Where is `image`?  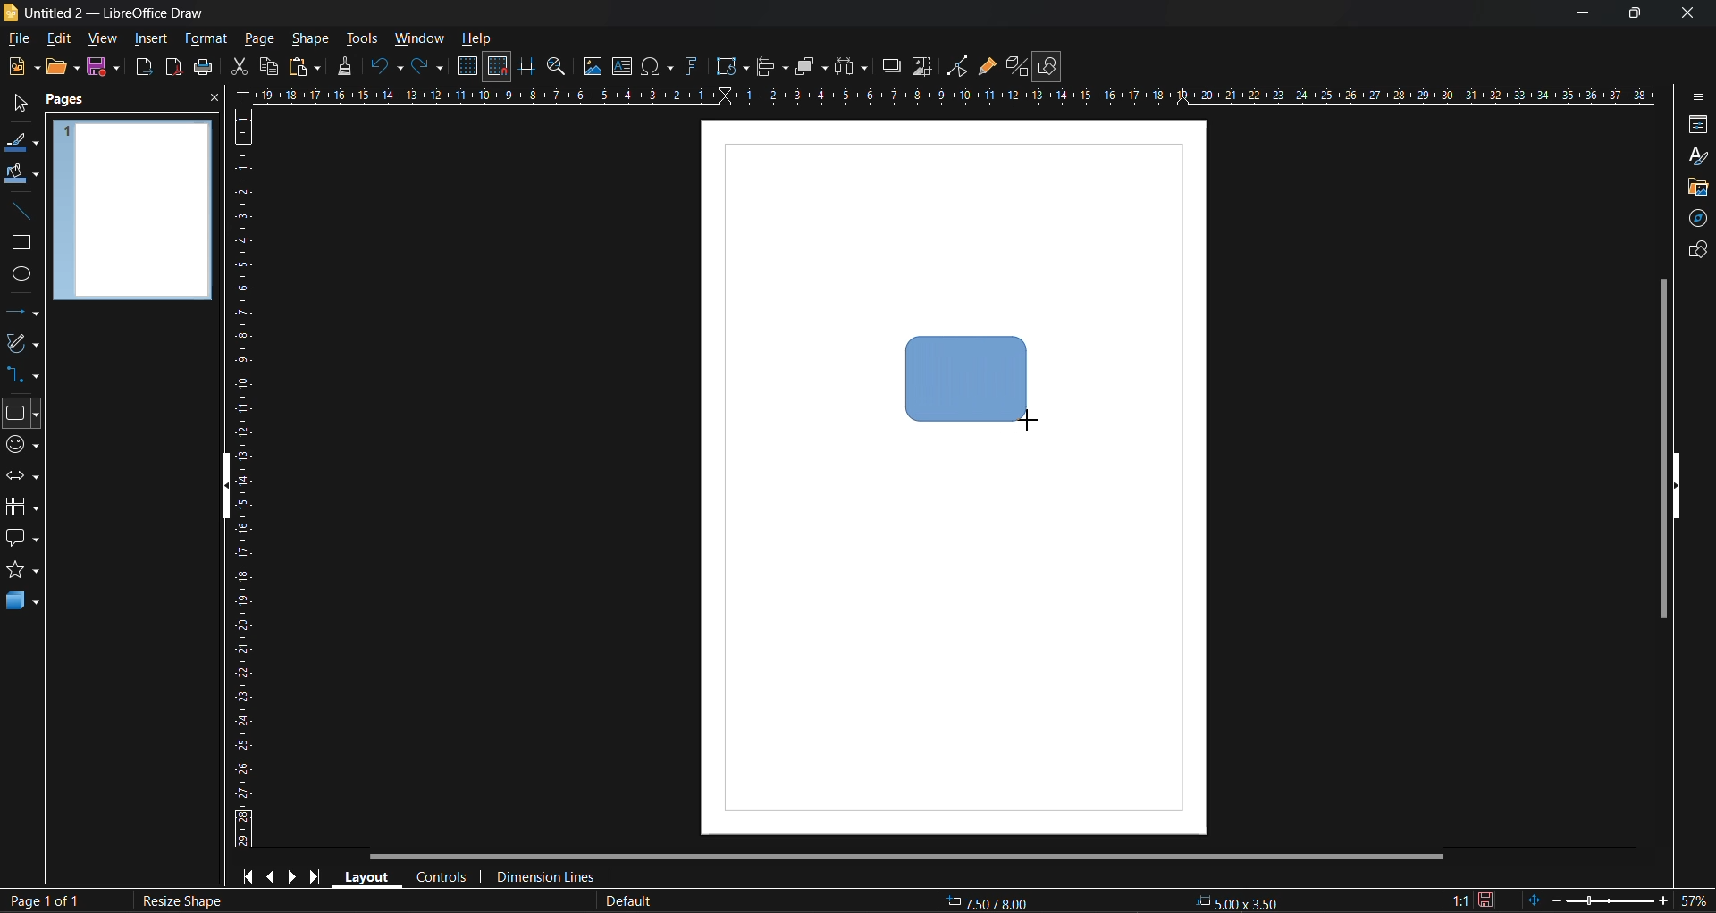 image is located at coordinates (592, 66).